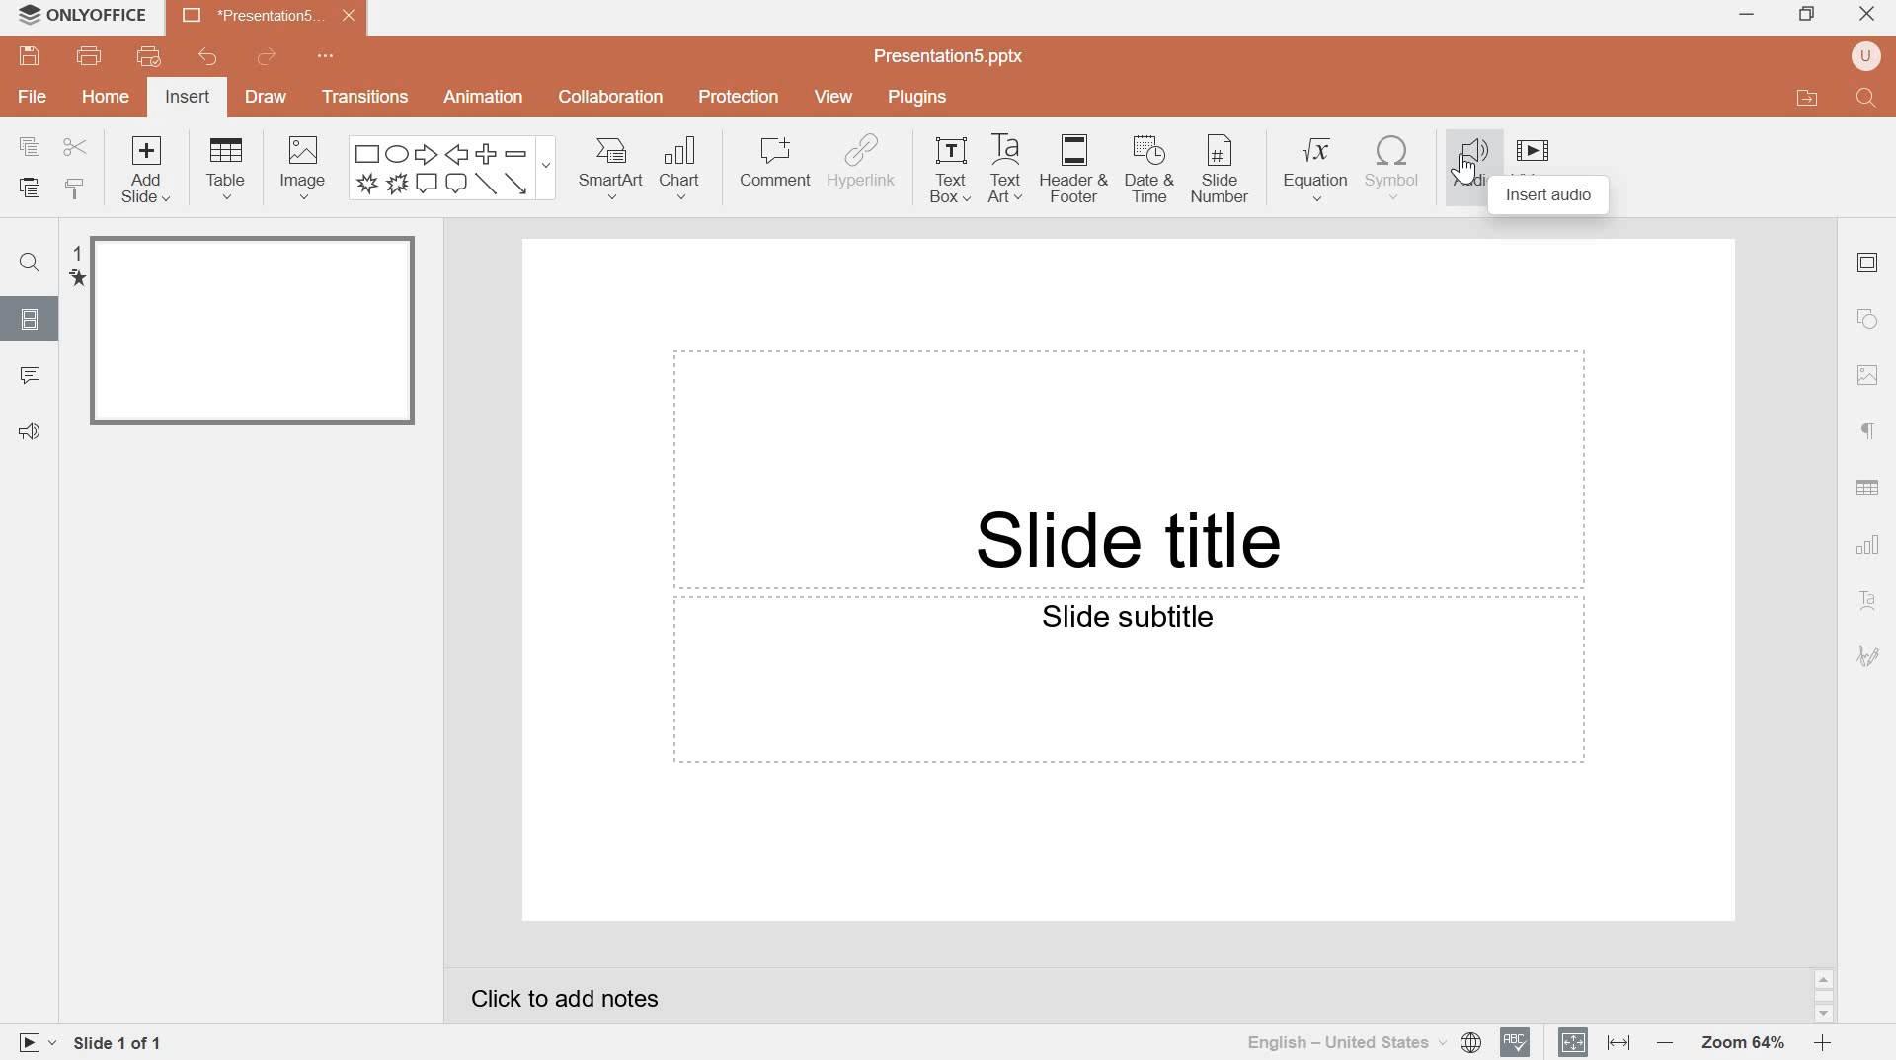  I want to click on Table settings, so click(1867, 487).